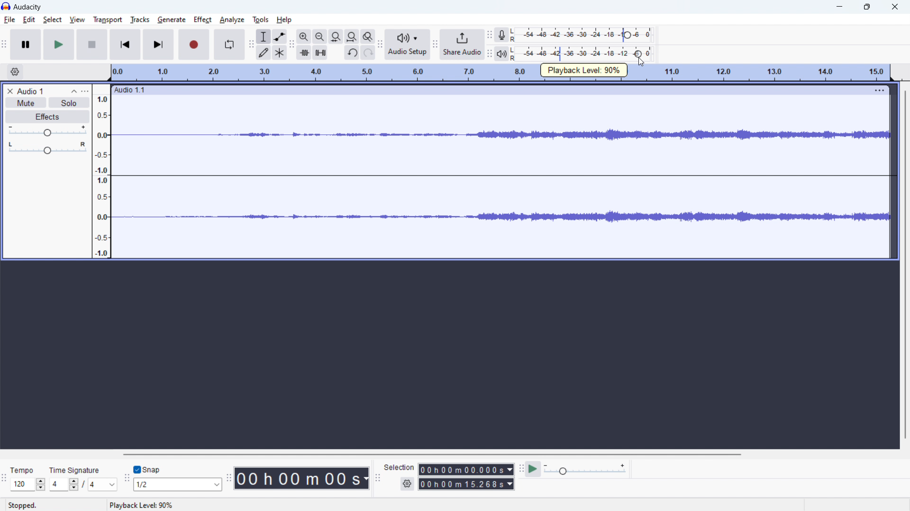  What do you see at coordinates (377, 479) in the screenshot?
I see `selection toolbar` at bounding box center [377, 479].